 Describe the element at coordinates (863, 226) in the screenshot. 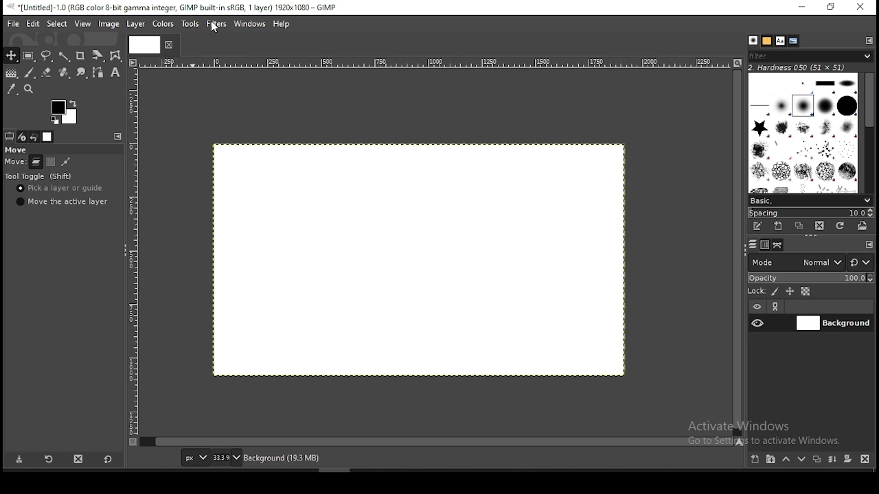

I see `open brush as image` at that location.